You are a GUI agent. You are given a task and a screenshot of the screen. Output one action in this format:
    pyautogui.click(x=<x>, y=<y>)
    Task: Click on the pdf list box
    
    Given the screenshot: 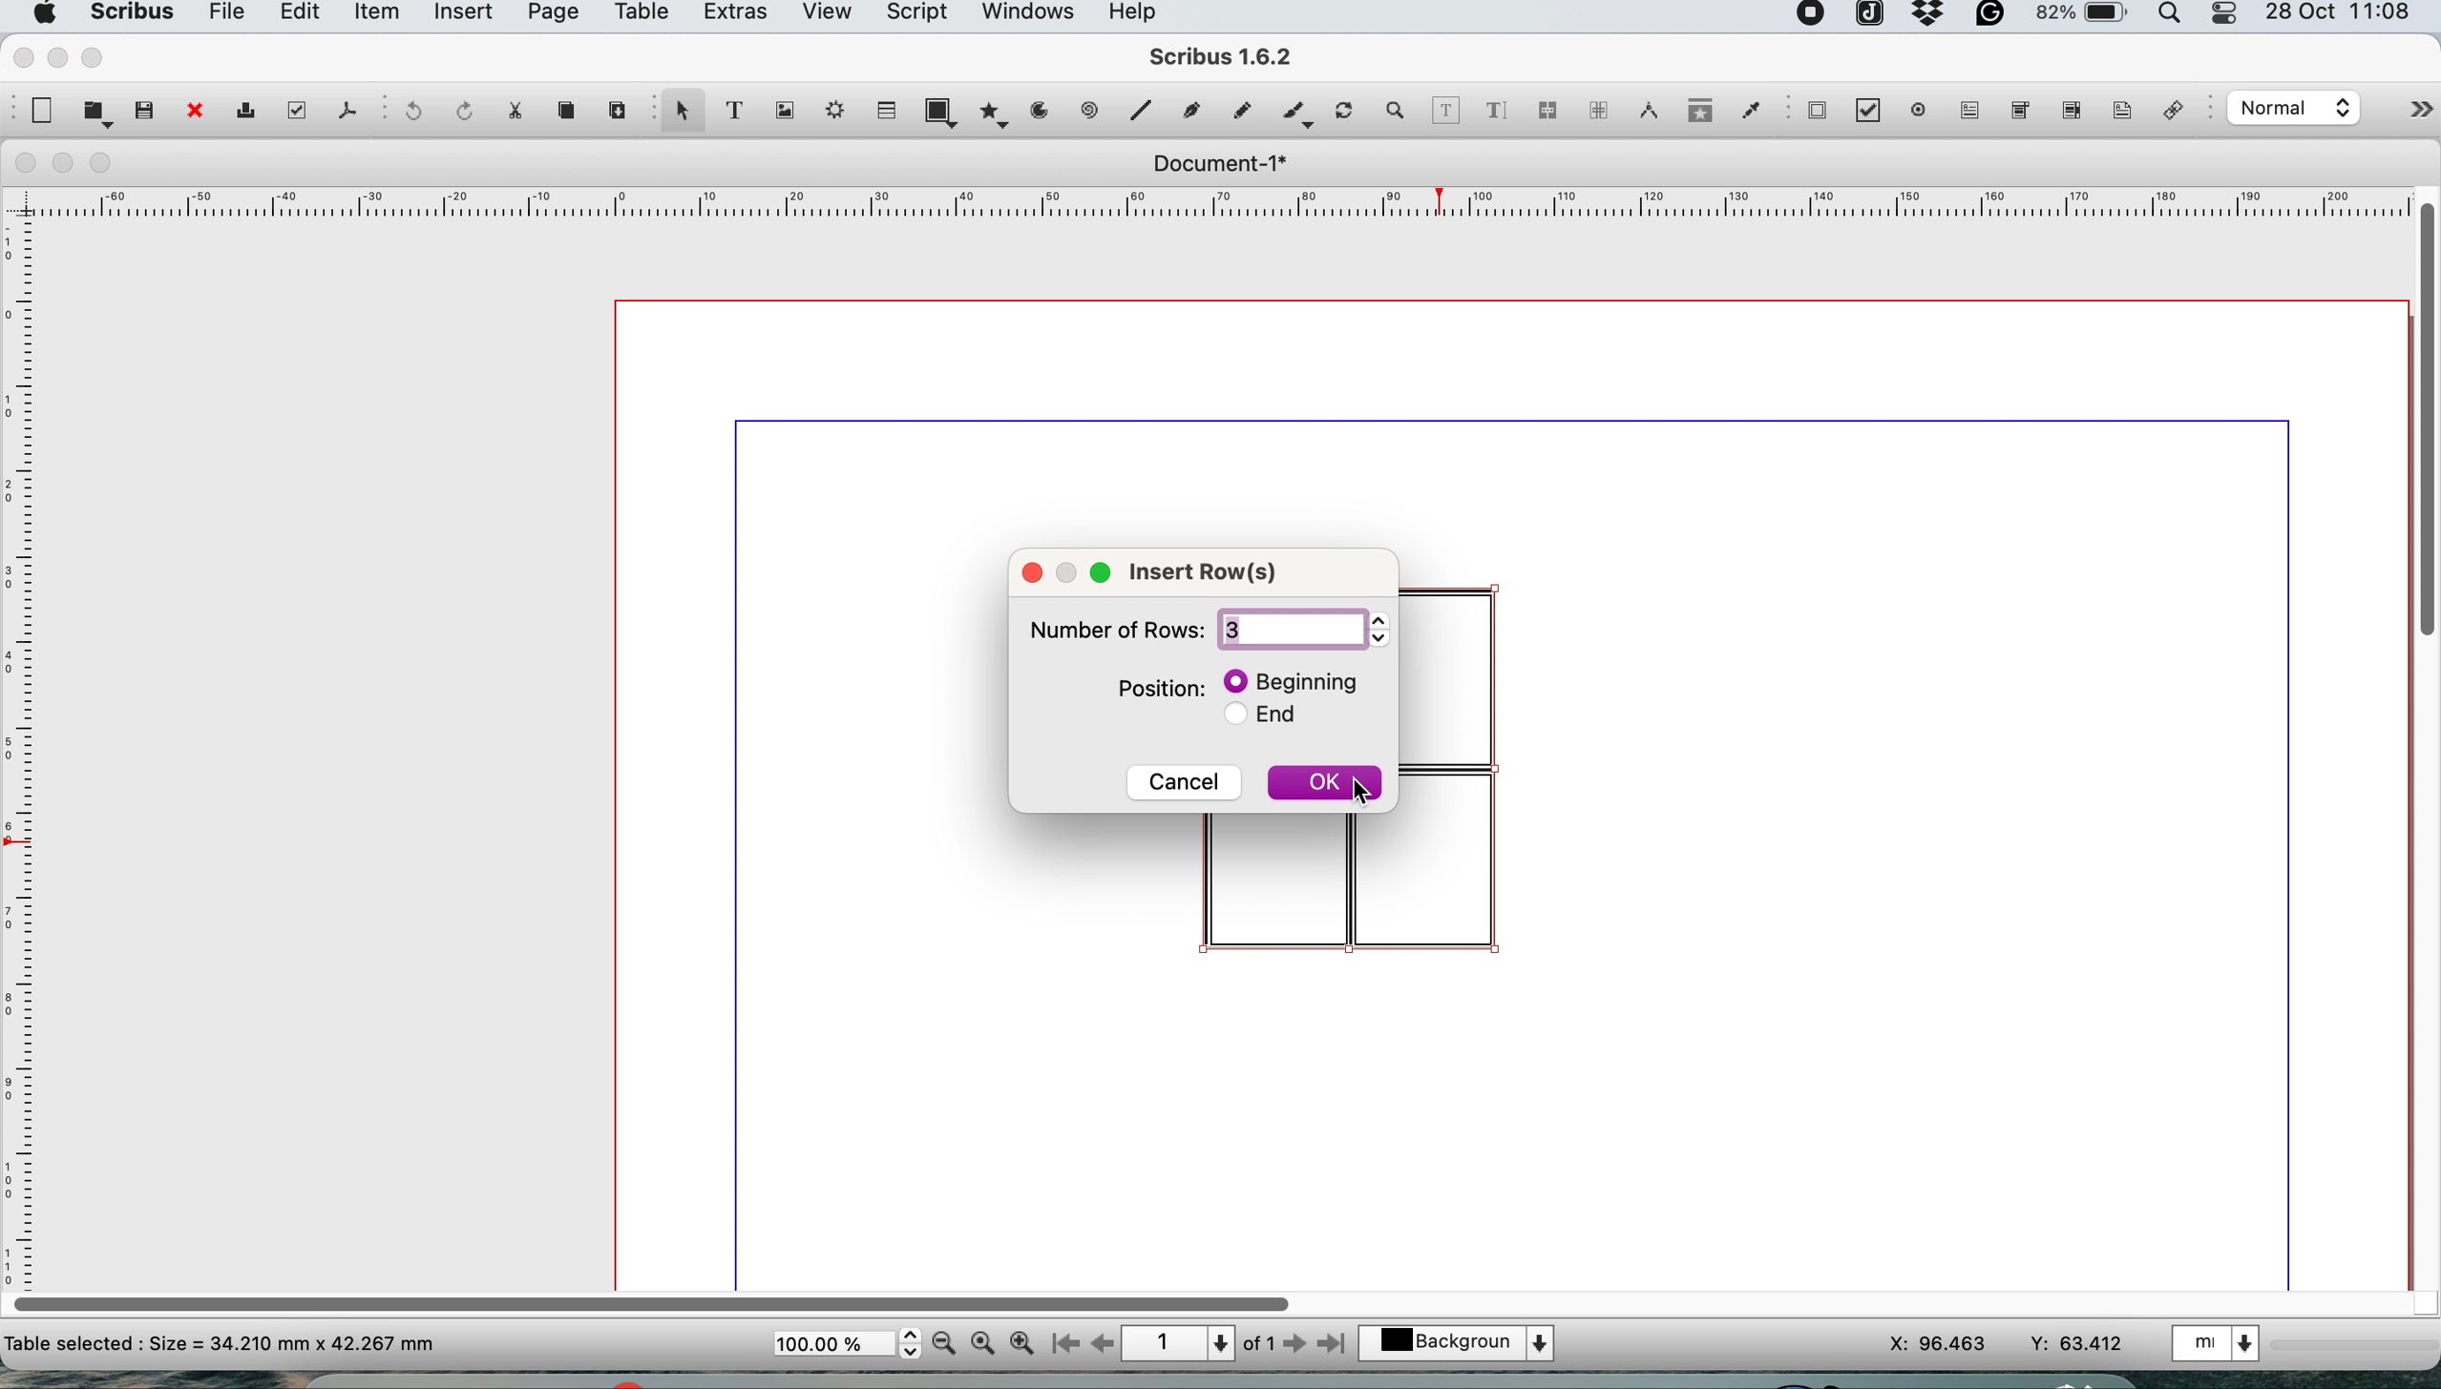 What is the action you would take?
    pyautogui.click(x=2069, y=114)
    